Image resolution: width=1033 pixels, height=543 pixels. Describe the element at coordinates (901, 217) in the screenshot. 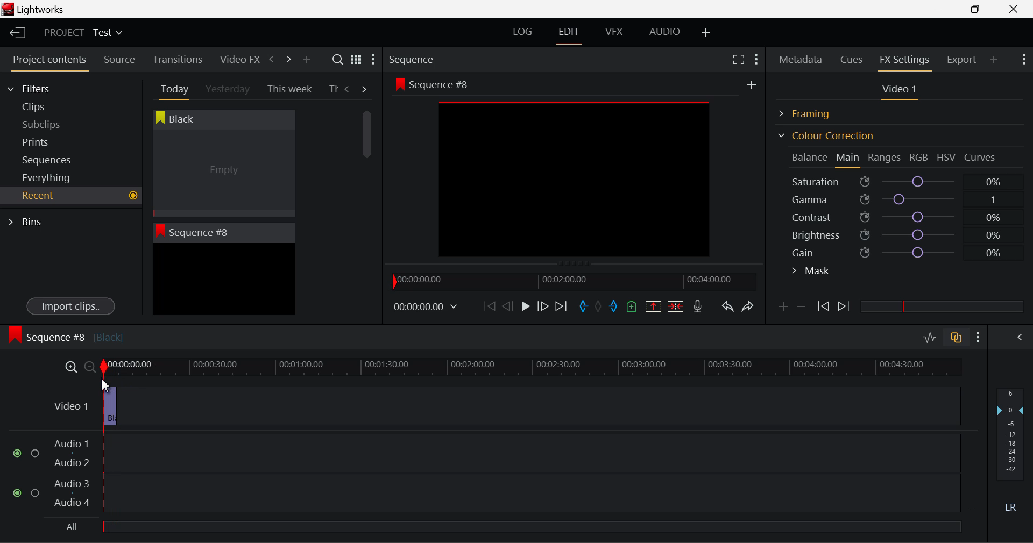

I see `Contrast` at that location.